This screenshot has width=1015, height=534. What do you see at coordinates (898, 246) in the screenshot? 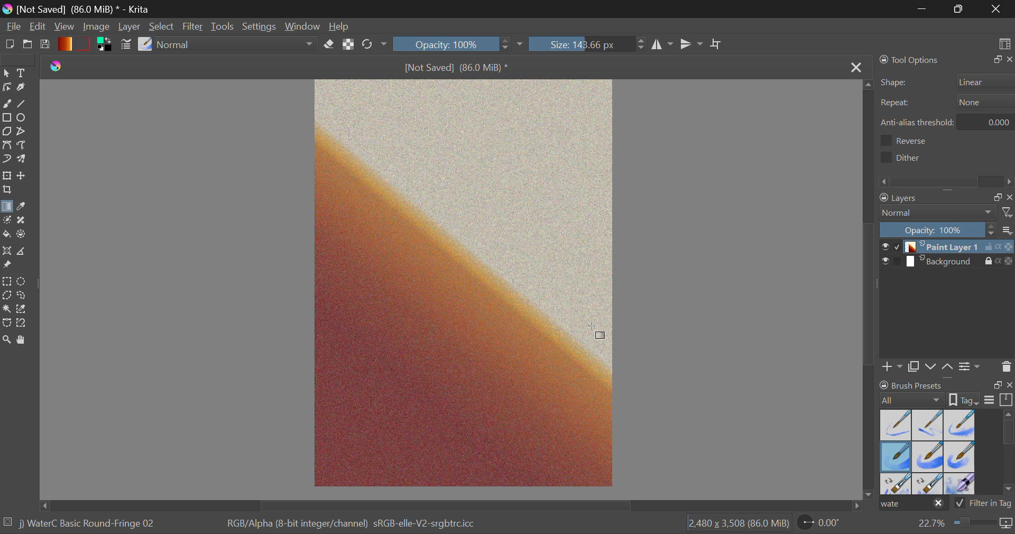
I see `disable paint layer` at bounding box center [898, 246].